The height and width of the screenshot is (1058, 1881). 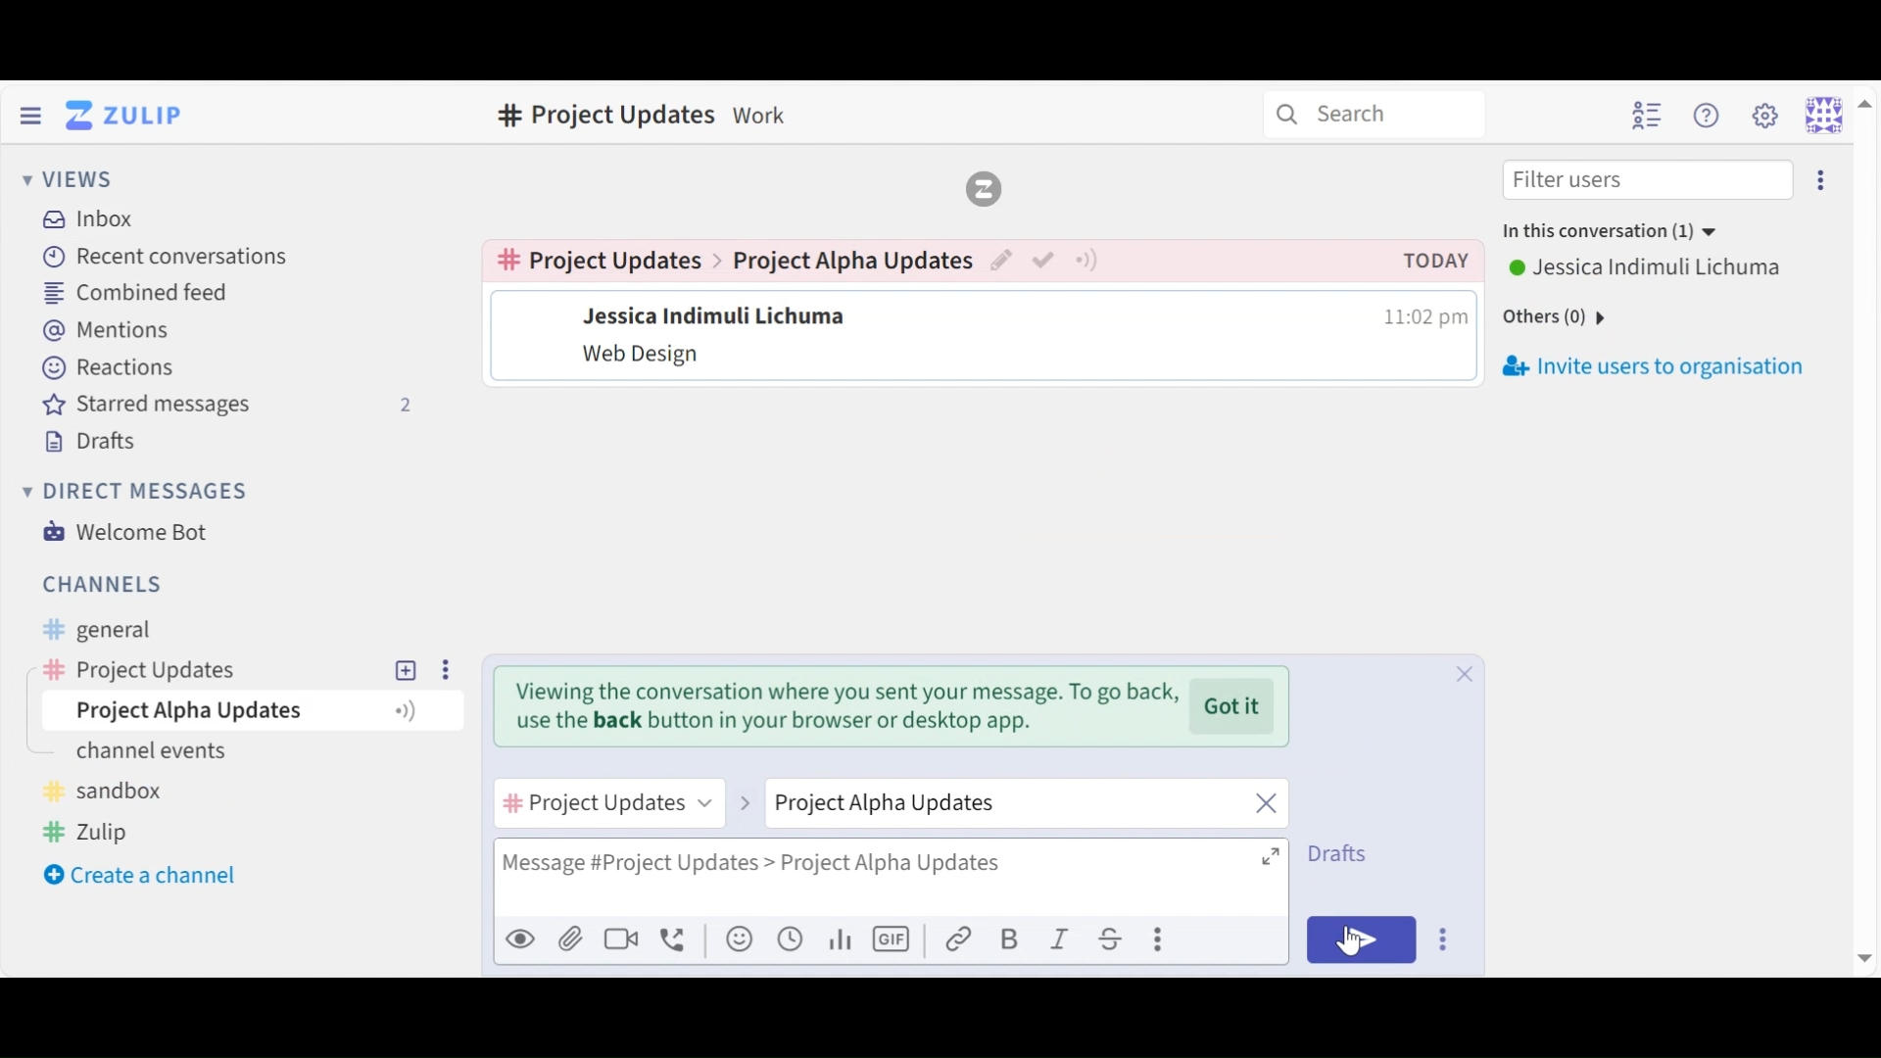 I want to click on Italics, so click(x=1061, y=938).